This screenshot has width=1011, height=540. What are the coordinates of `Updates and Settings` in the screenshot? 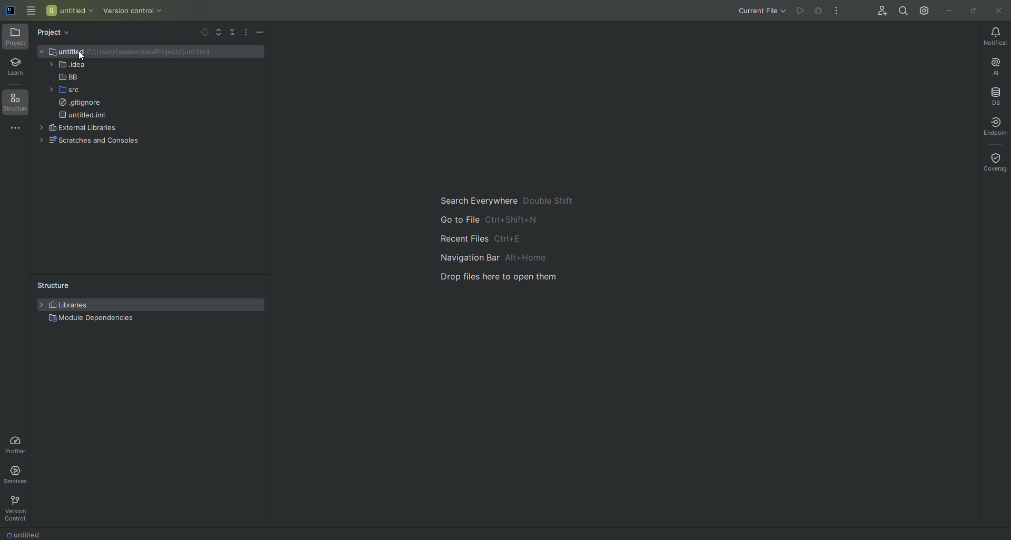 It's located at (924, 11).